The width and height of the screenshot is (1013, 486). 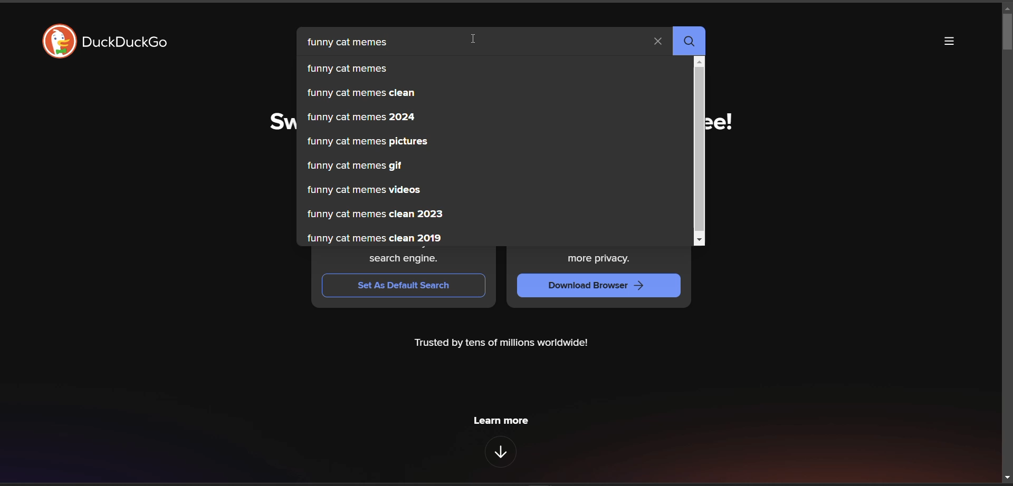 I want to click on Learn more, so click(x=502, y=421).